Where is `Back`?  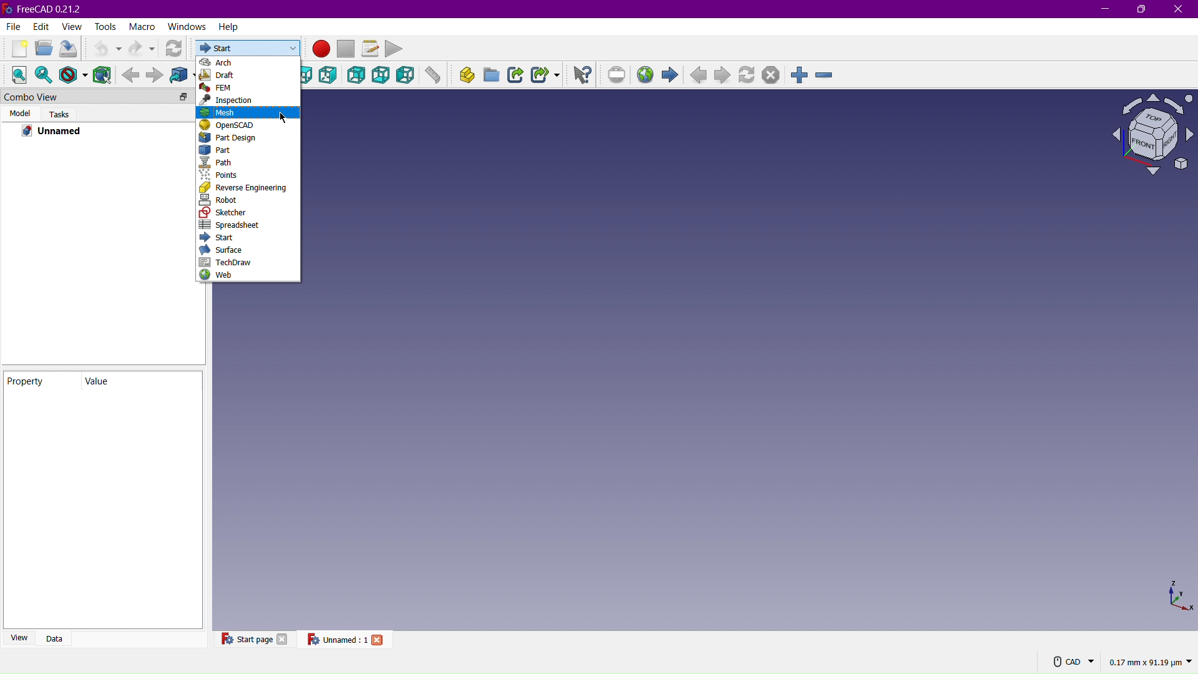
Back is located at coordinates (356, 77).